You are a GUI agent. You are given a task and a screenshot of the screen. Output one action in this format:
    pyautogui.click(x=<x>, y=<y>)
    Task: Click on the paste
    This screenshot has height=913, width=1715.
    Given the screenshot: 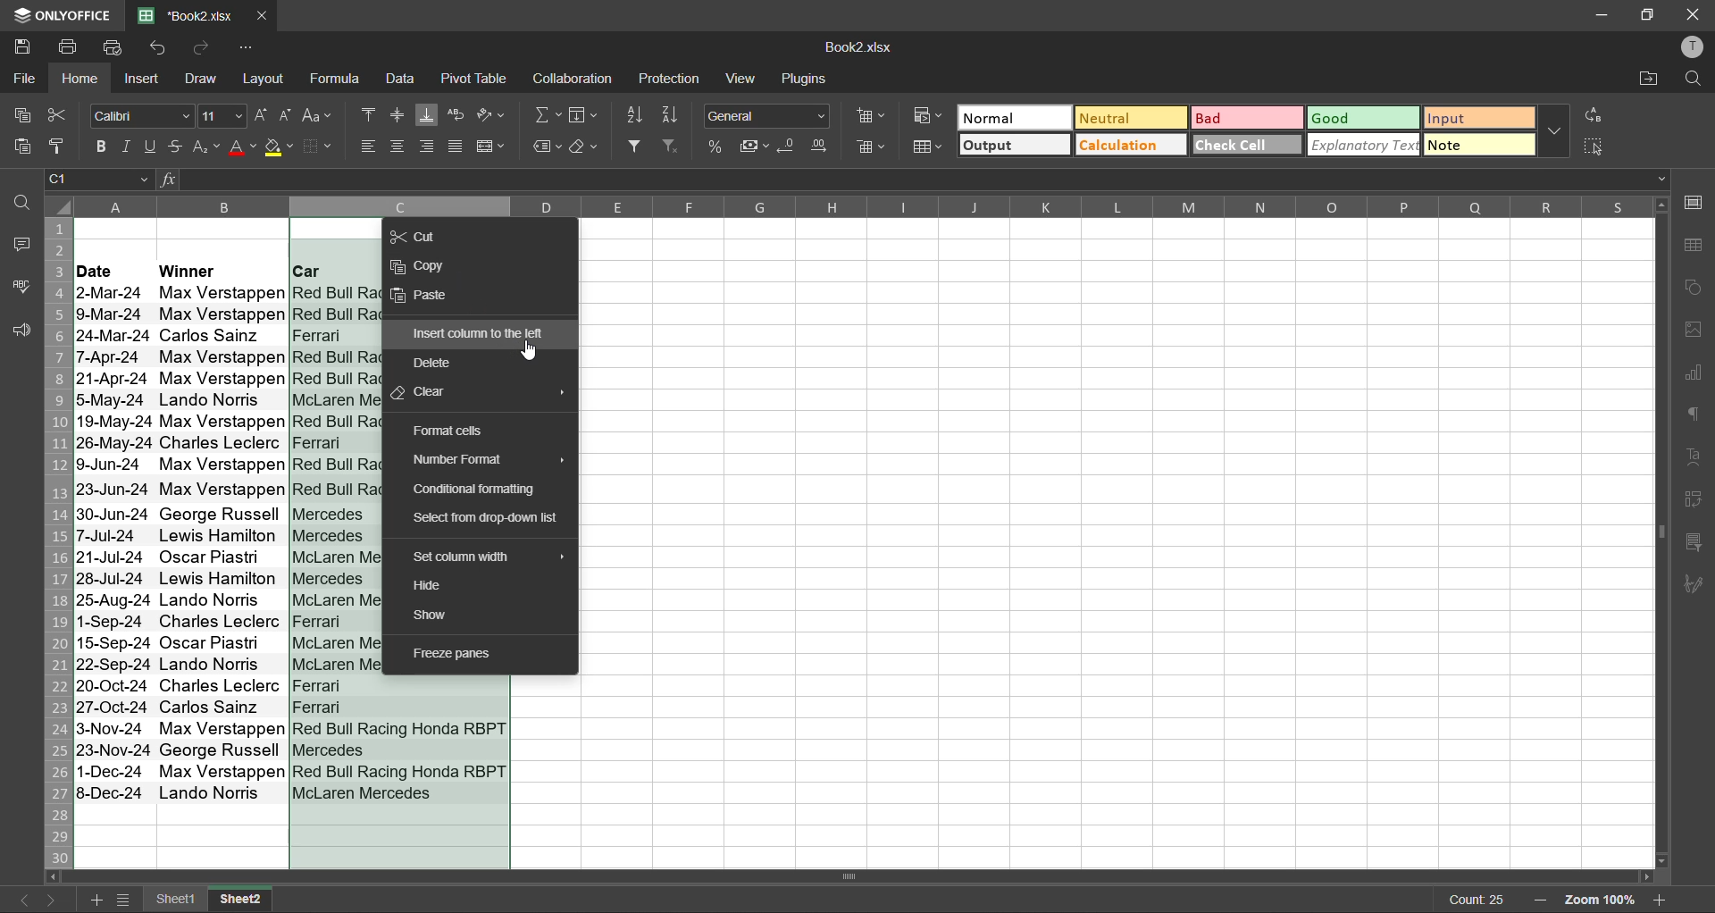 What is the action you would take?
    pyautogui.click(x=423, y=297)
    